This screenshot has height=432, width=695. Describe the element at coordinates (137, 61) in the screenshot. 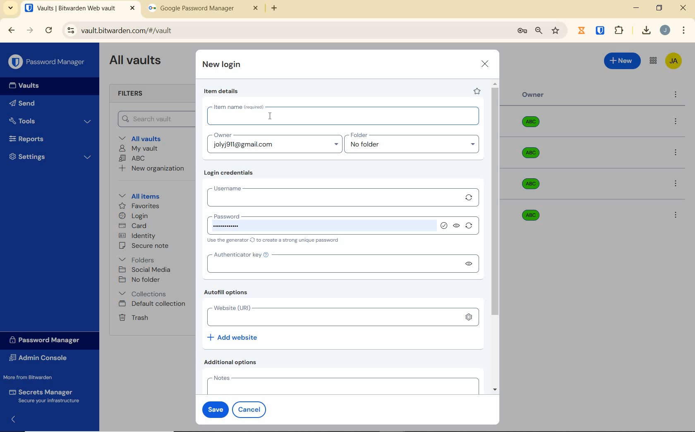

I see `All Vaults` at that location.